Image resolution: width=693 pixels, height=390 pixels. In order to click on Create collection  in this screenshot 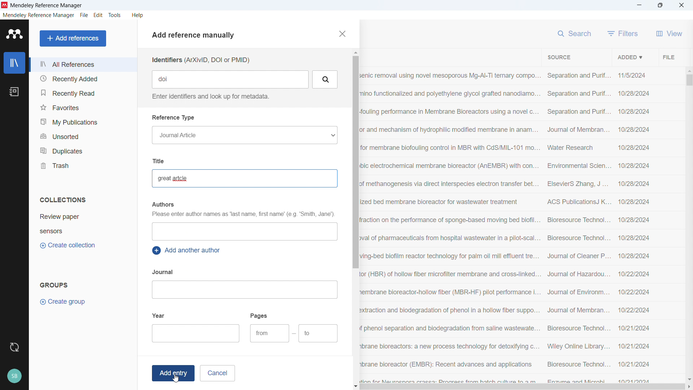, I will do `click(69, 246)`.